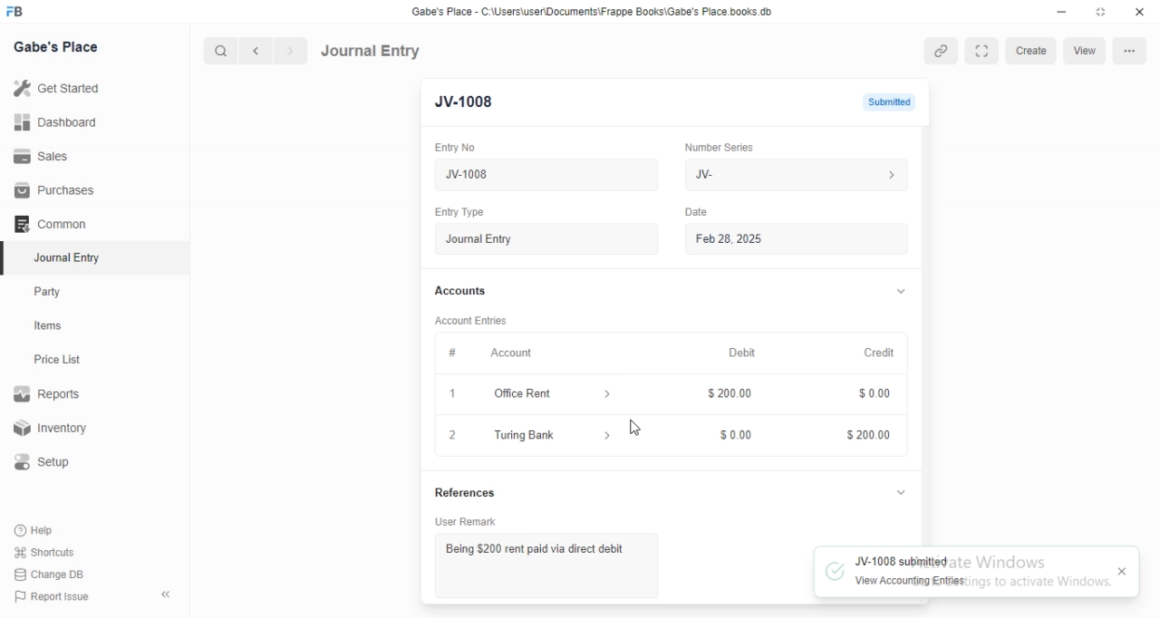 This screenshot has width=1160, height=618. Describe the element at coordinates (606, 11) in the screenshot. I see `‘Gabe's Place - C\UsersiuserDocuments\Frappe Books\Gabe's Place books db` at that location.